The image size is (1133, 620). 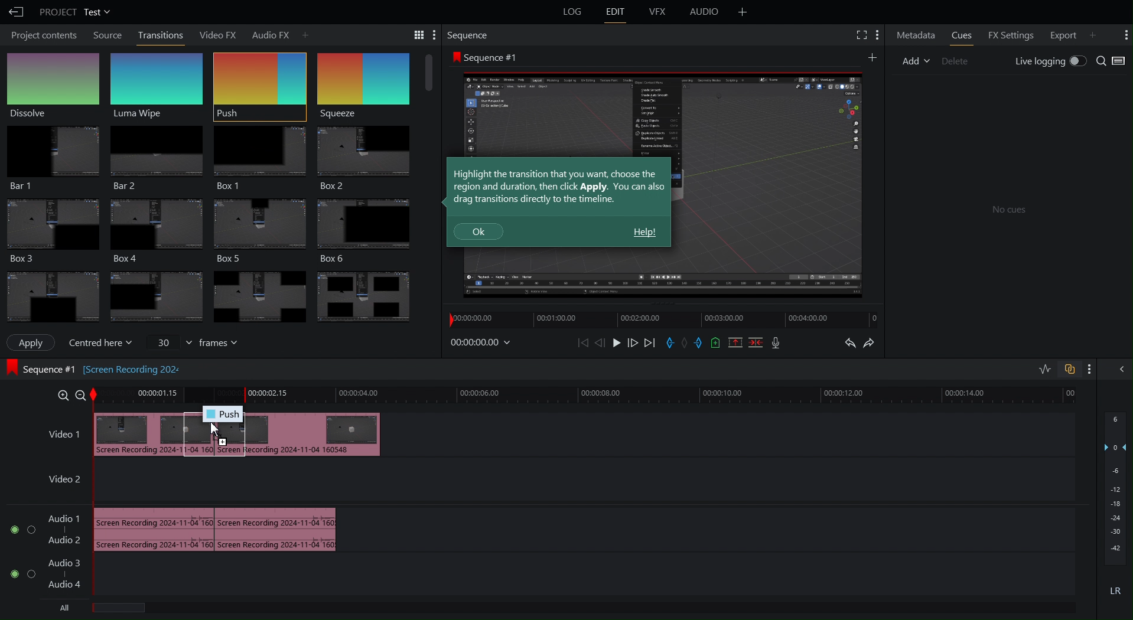 What do you see at coordinates (707, 12) in the screenshot?
I see `Audio` at bounding box center [707, 12].